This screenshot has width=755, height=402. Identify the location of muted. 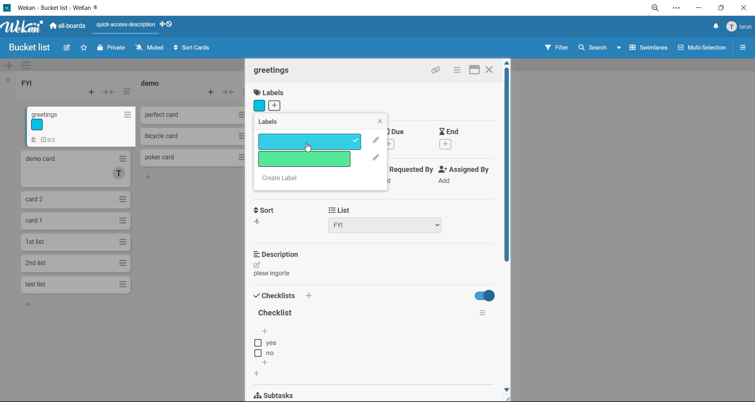
(150, 48).